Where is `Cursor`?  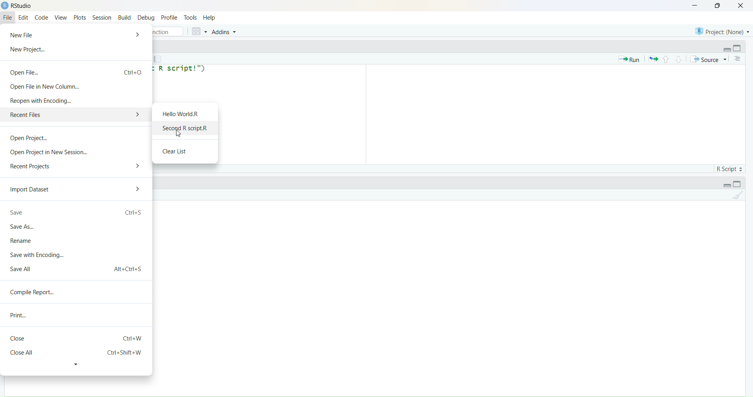 Cursor is located at coordinates (181, 133).